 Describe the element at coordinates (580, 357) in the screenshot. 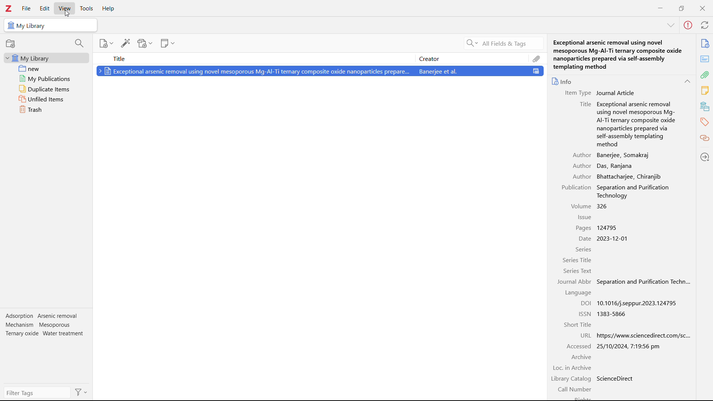

I see `Archive` at that location.